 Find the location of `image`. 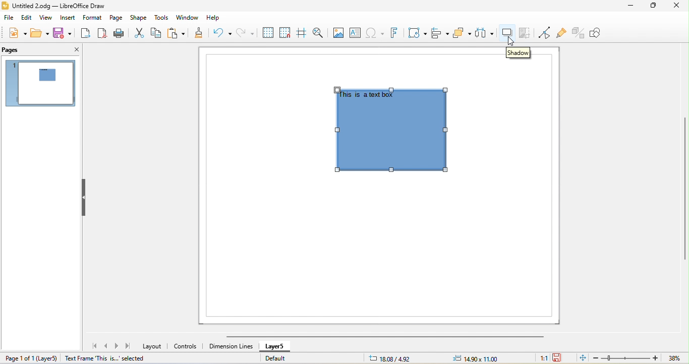

image is located at coordinates (340, 32).